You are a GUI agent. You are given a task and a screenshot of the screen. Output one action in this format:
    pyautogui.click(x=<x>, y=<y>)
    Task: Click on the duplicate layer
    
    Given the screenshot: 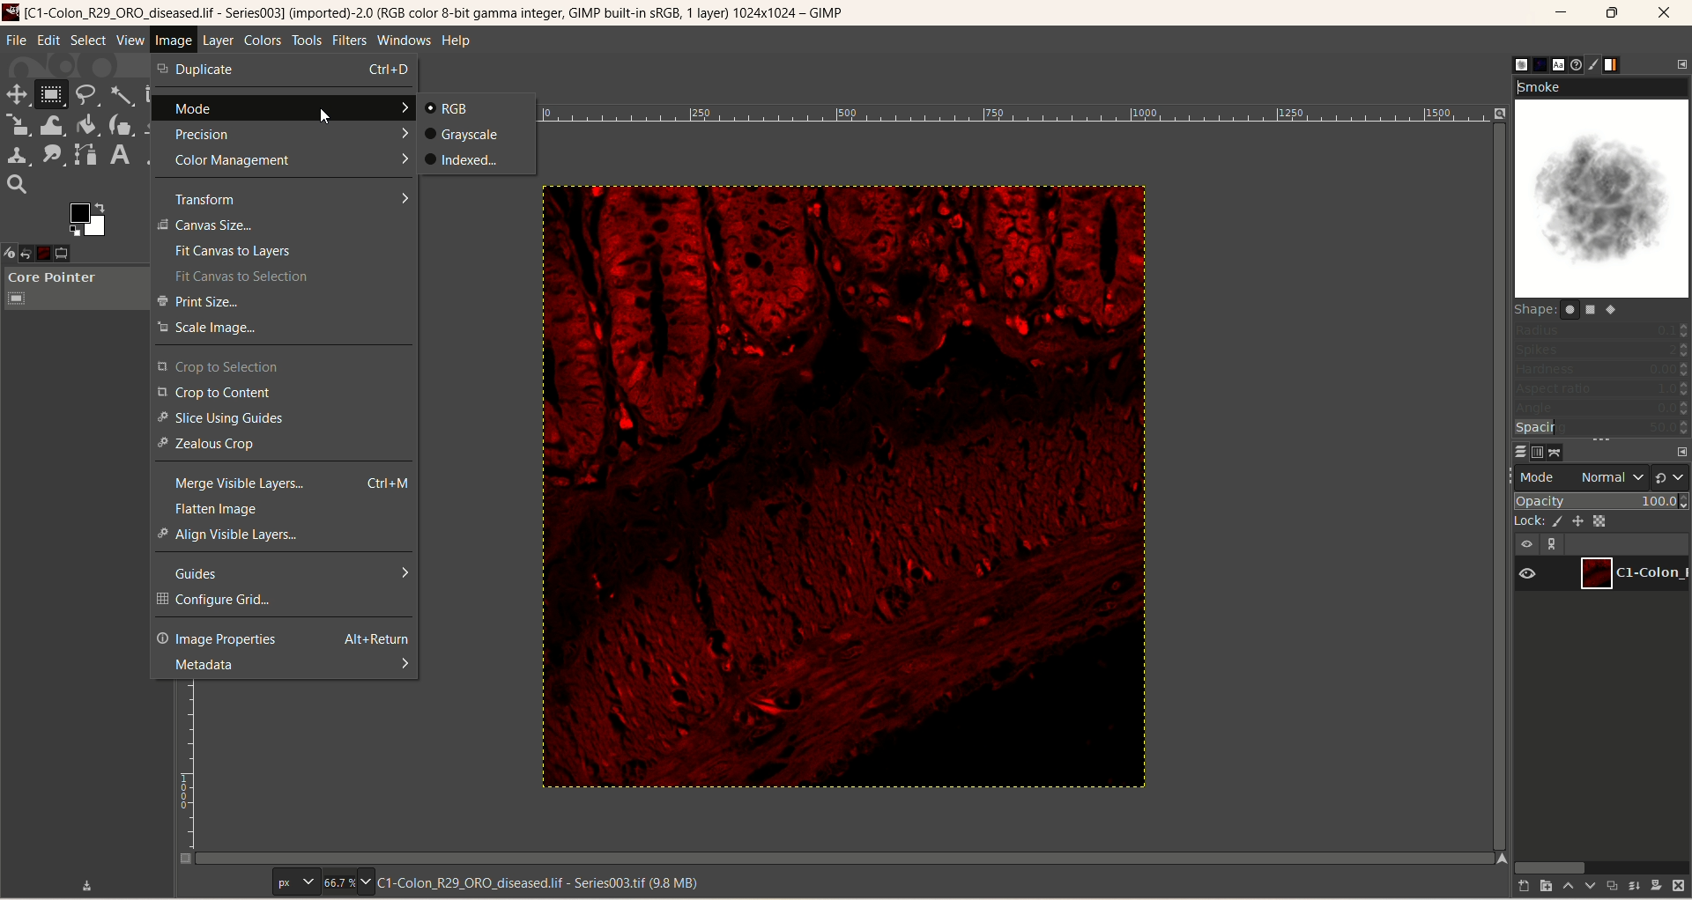 What is the action you would take?
    pyautogui.click(x=1612, y=889)
    